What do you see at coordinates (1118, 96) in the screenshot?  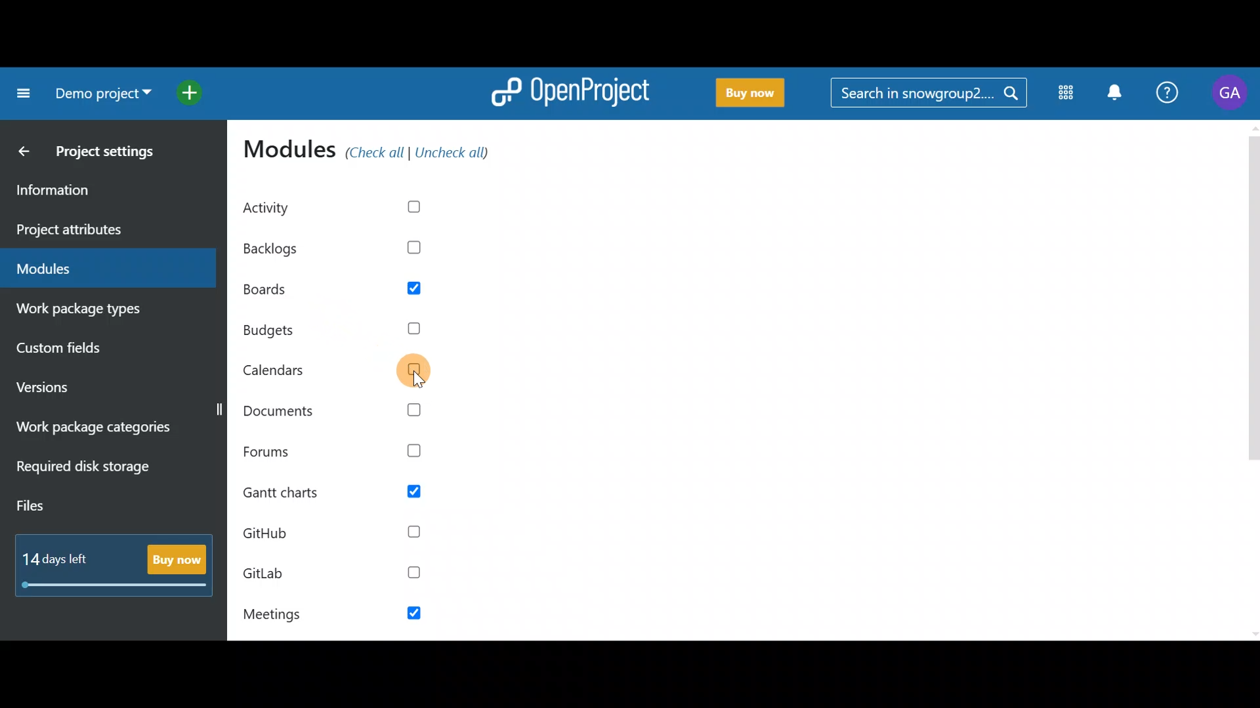 I see `Notification centre` at bounding box center [1118, 96].